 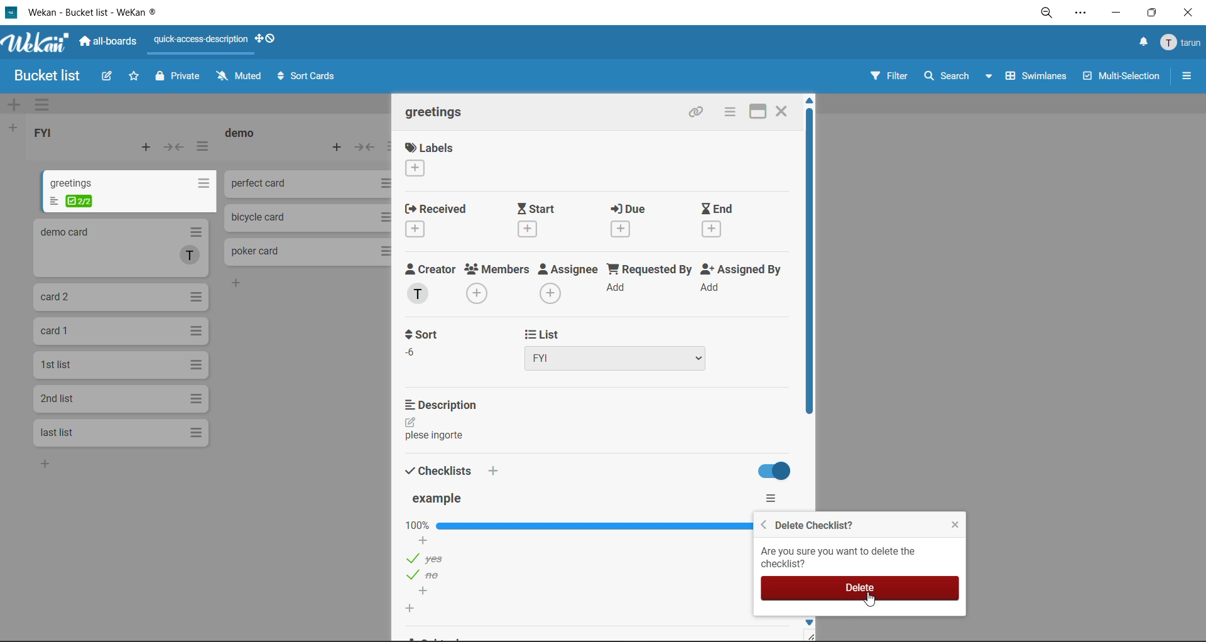 What do you see at coordinates (810, 523) in the screenshot?
I see `delete checklist` at bounding box center [810, 523].